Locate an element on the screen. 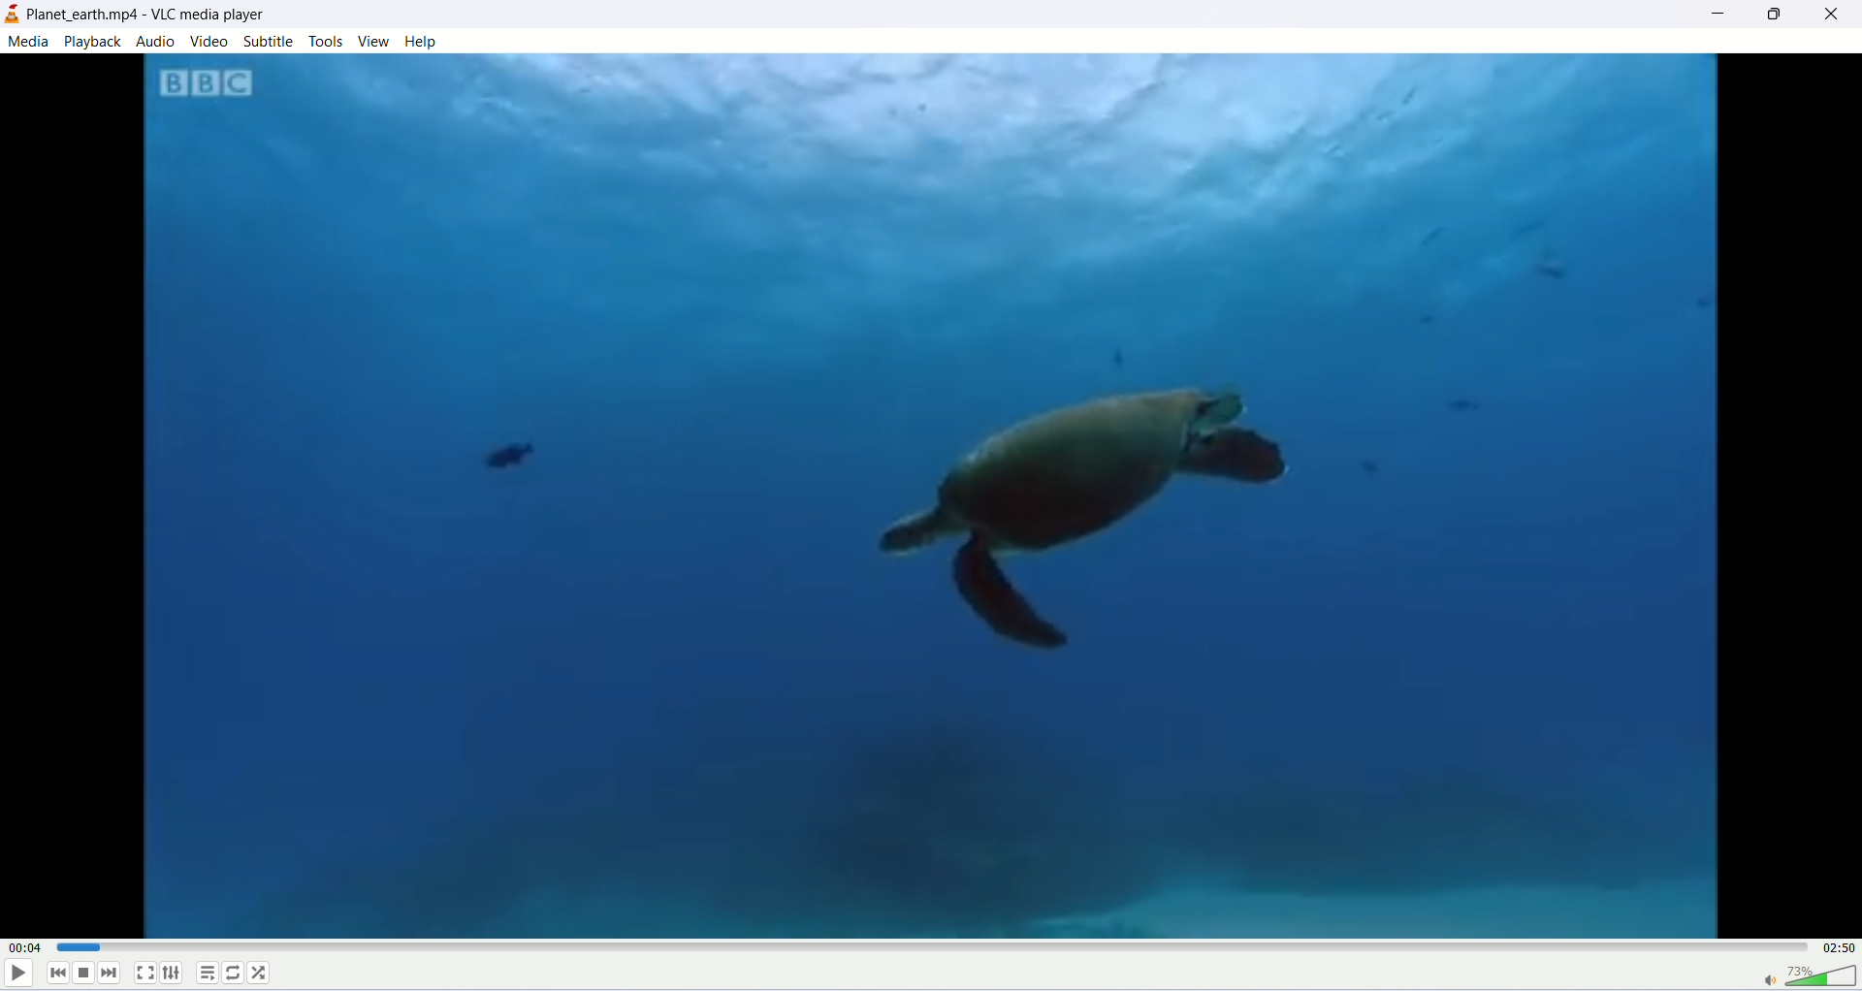 The height and width of the screenshot is (991, 1862). loop is located at coordinates (232, 975).